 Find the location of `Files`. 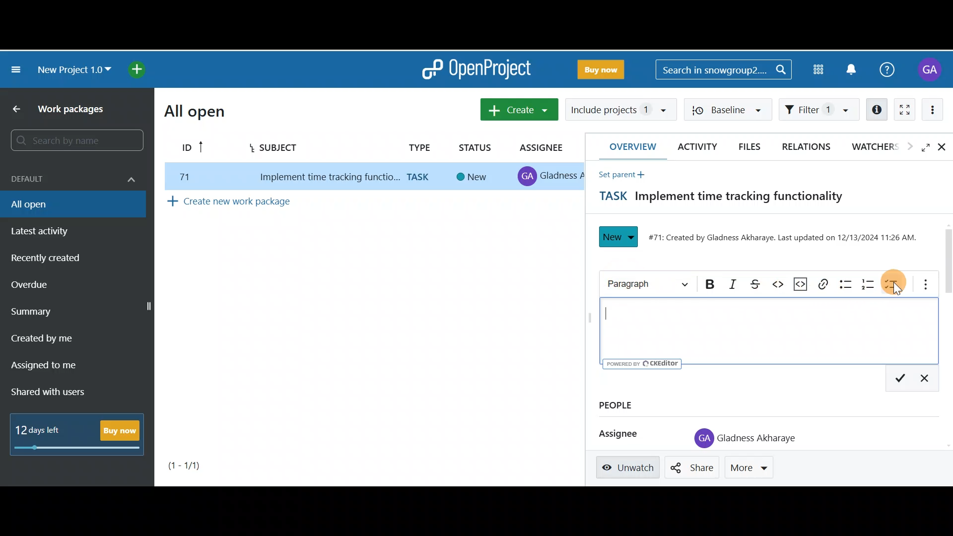

Files is located at coordinates (752, 147).